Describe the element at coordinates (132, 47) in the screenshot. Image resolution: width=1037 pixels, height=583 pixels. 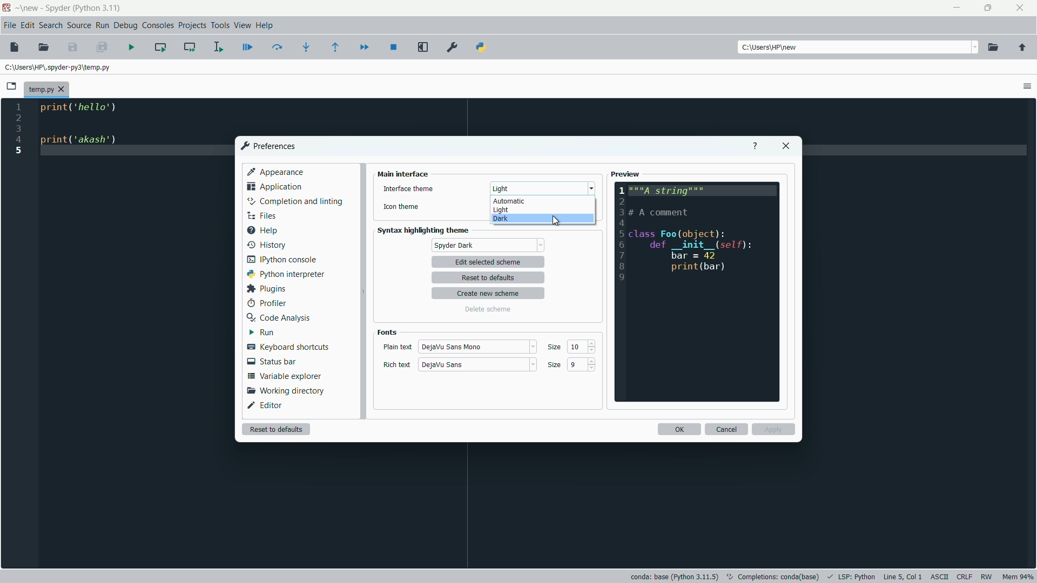
I see `run file` at that location.